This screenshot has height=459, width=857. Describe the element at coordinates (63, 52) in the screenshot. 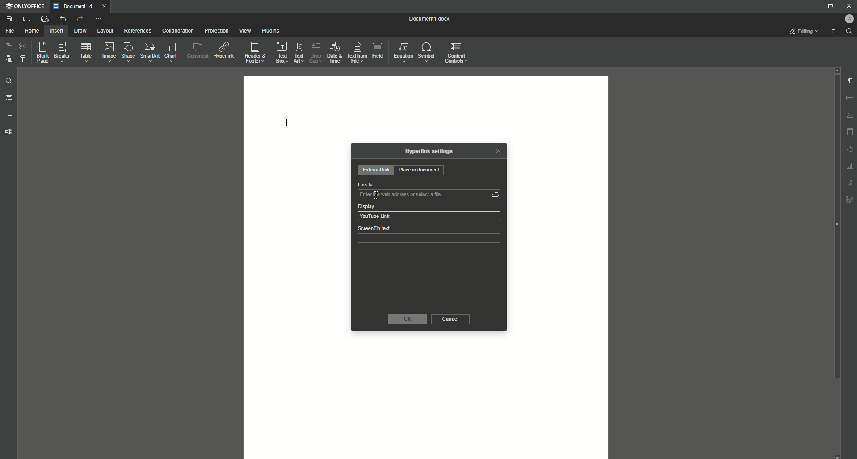

I see `Breaks` at that location.